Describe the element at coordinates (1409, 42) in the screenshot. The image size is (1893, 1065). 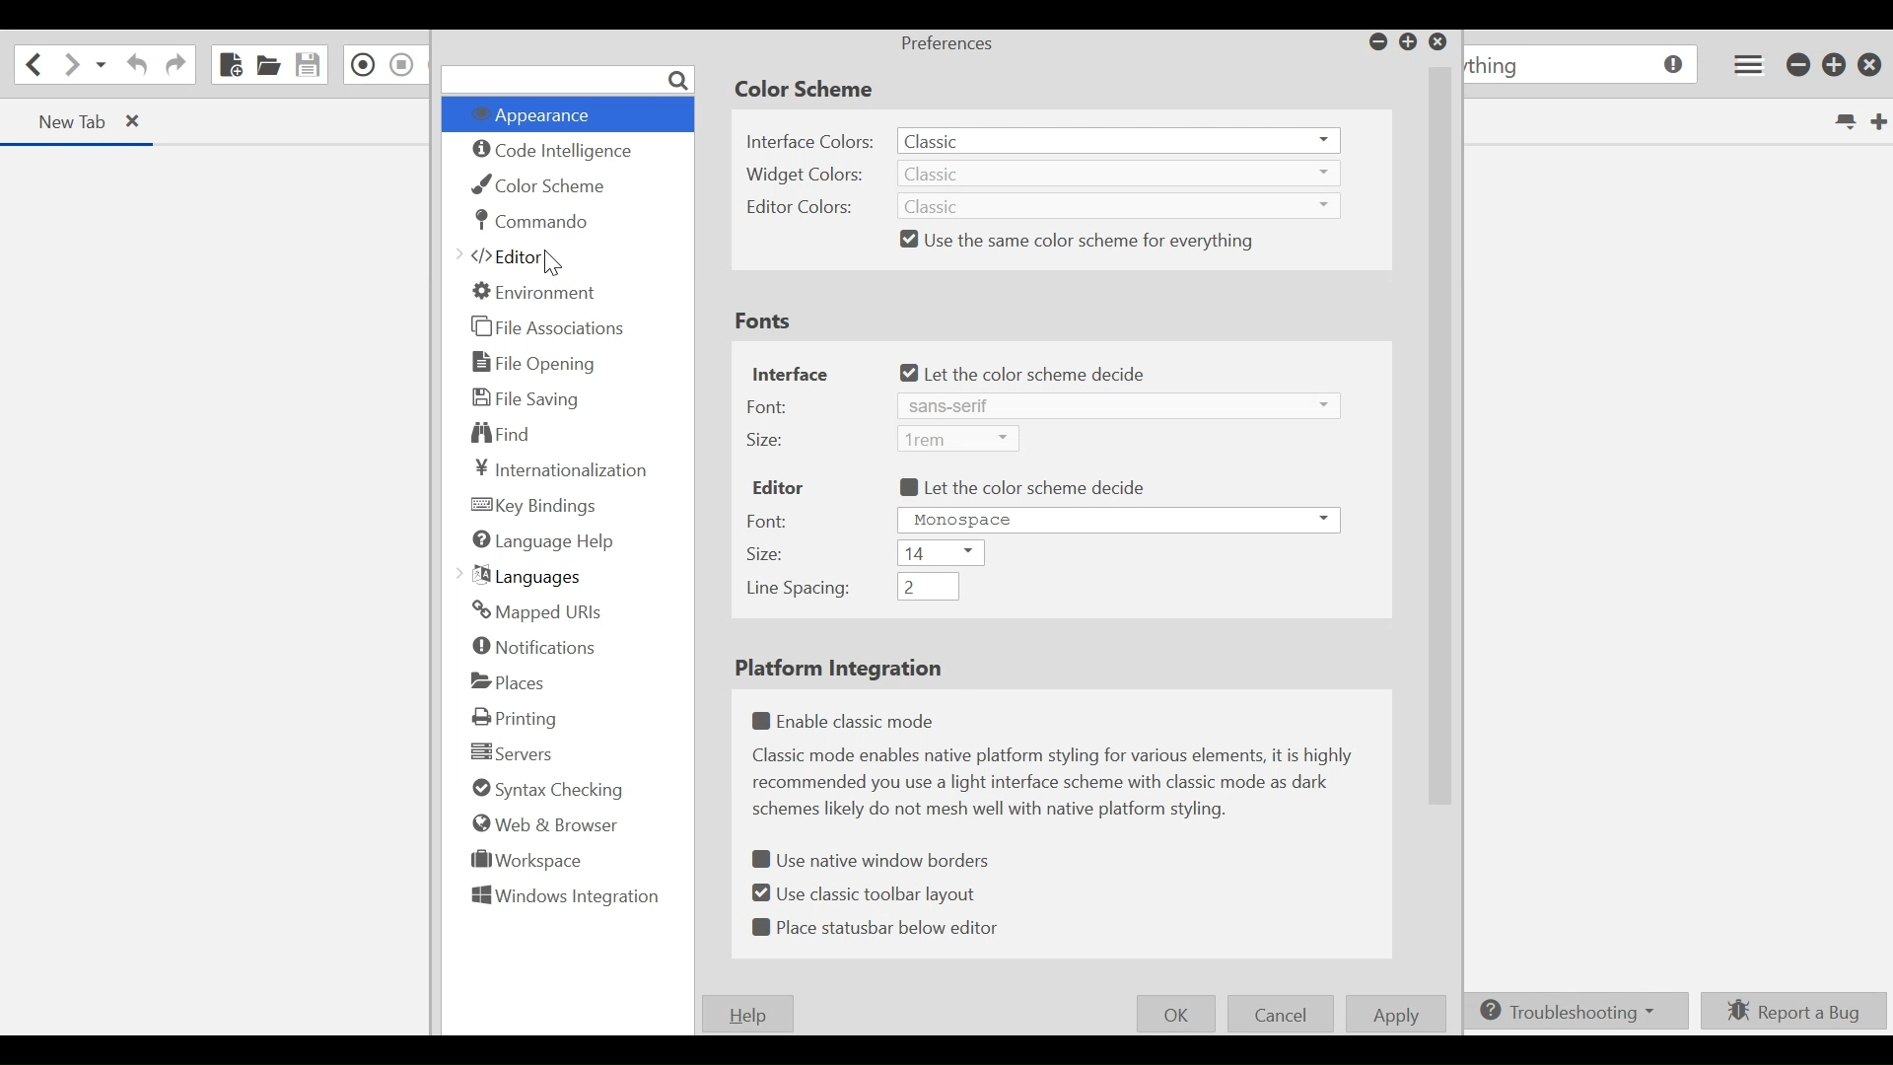
I see `restore` at that location.